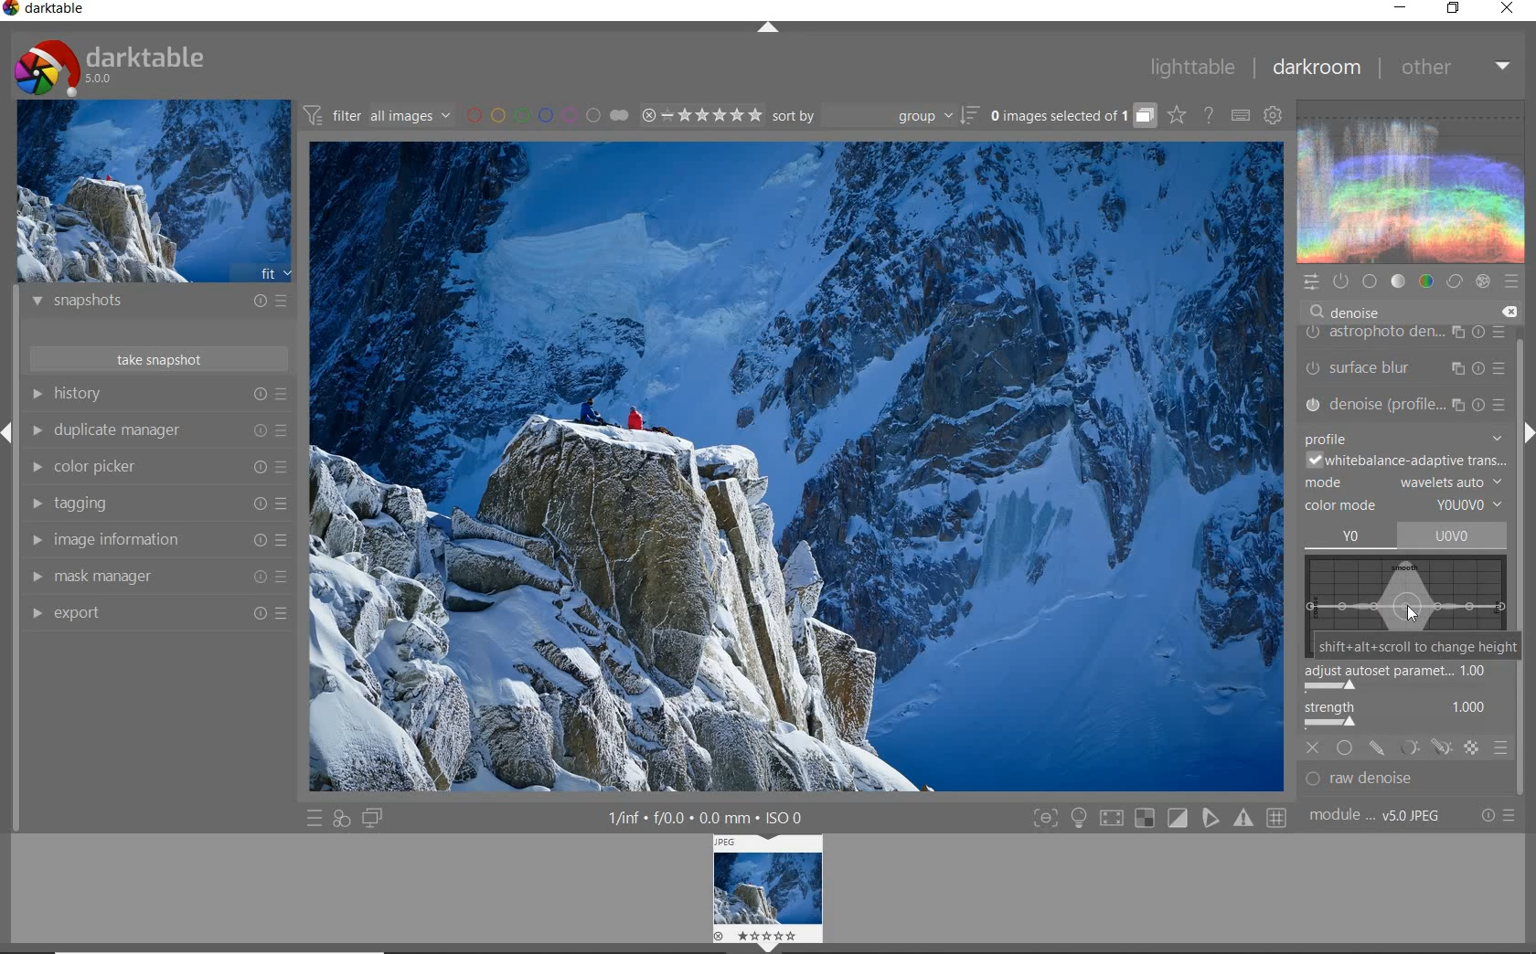 This screenshot has width=1536, height=954. Describe the element at coordinates (1390, 780) in the screenshot. I see `RAW DENOISE` at that location.